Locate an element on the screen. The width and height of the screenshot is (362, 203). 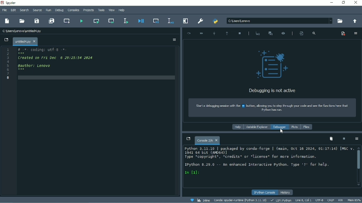
C:\sers\Lenovo untitedd.oy is located at coordinates (31, 31).